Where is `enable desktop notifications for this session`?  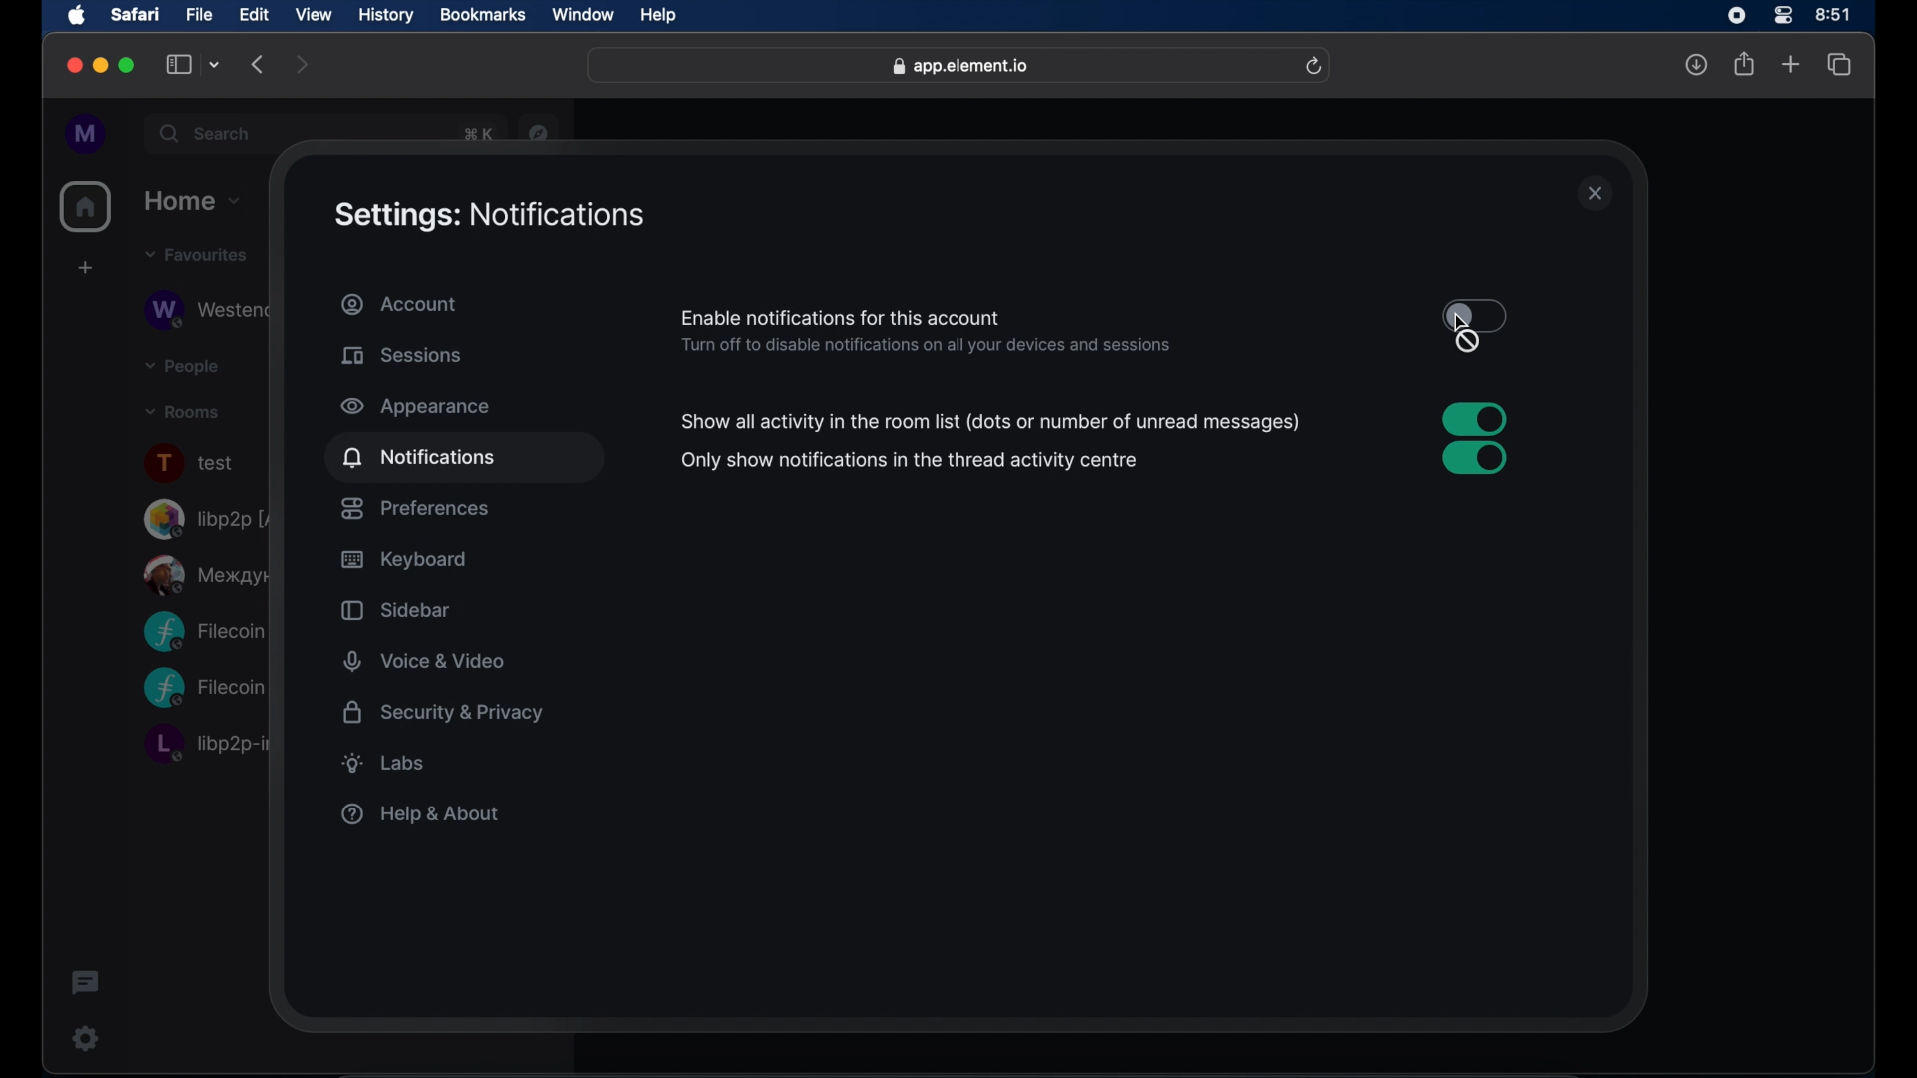
enable desktop notifications for this session is located at coordinates (989, 424).